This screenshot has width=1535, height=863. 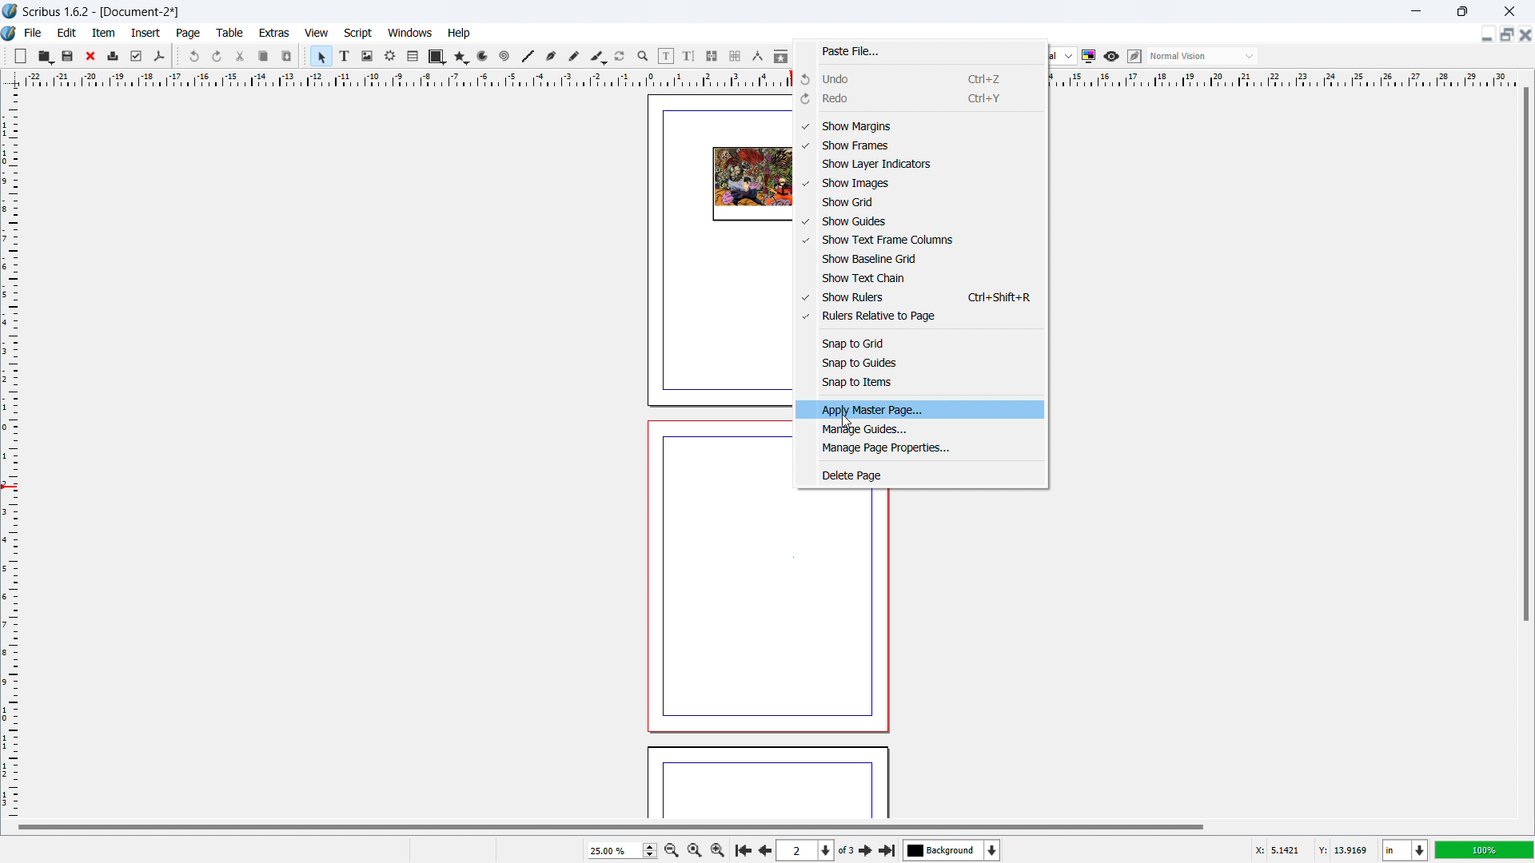 What do you see at coordinates (10, 11) in the screenshot?
I see `logo` at bounding box center [10, 11].